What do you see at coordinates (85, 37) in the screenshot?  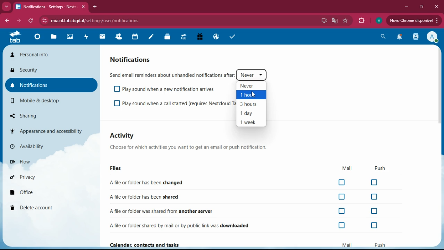 I see `activity` at bounding box center [85, 37].